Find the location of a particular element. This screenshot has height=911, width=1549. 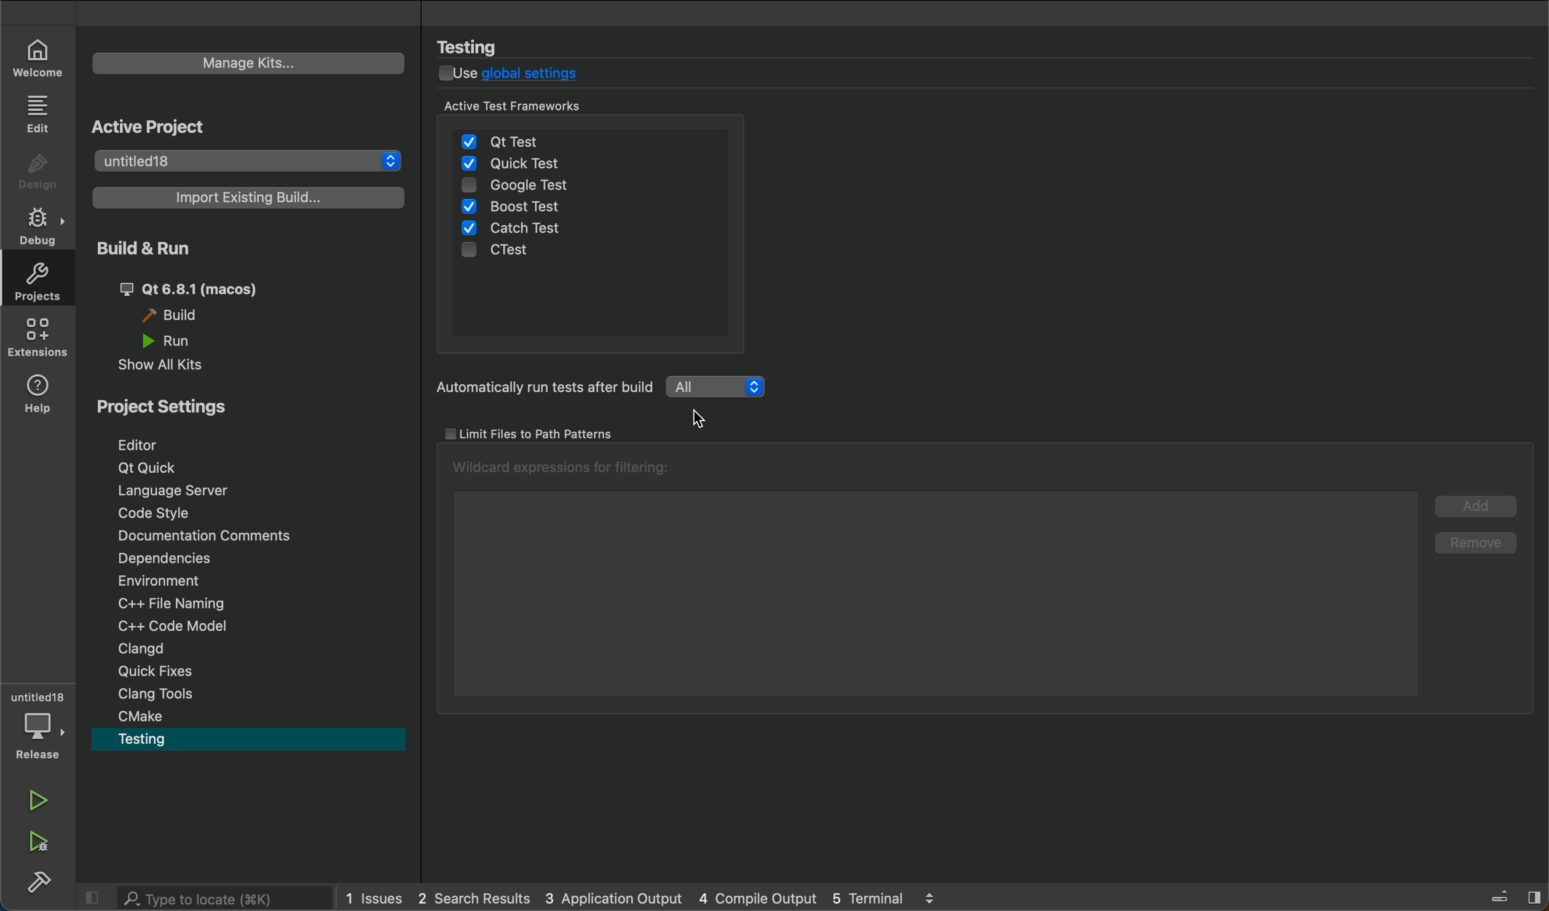

environment is located at coordinates (180, 581).